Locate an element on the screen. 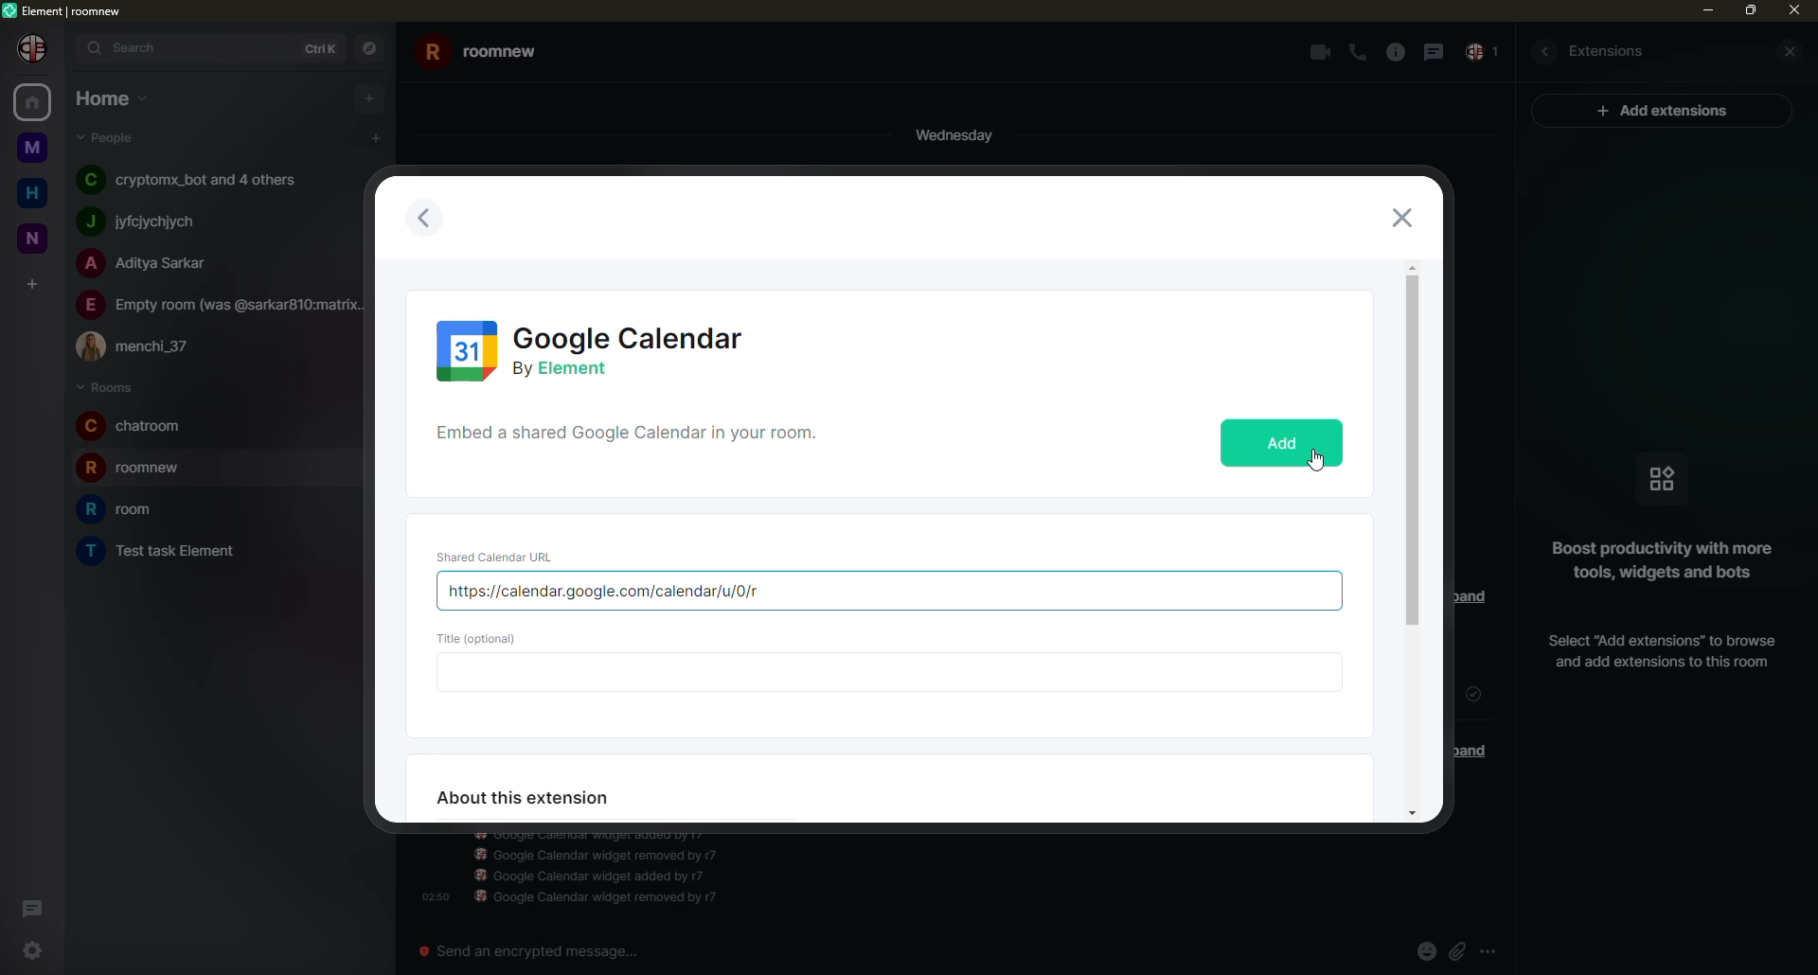  move up is located at coordinates (1414, 266).